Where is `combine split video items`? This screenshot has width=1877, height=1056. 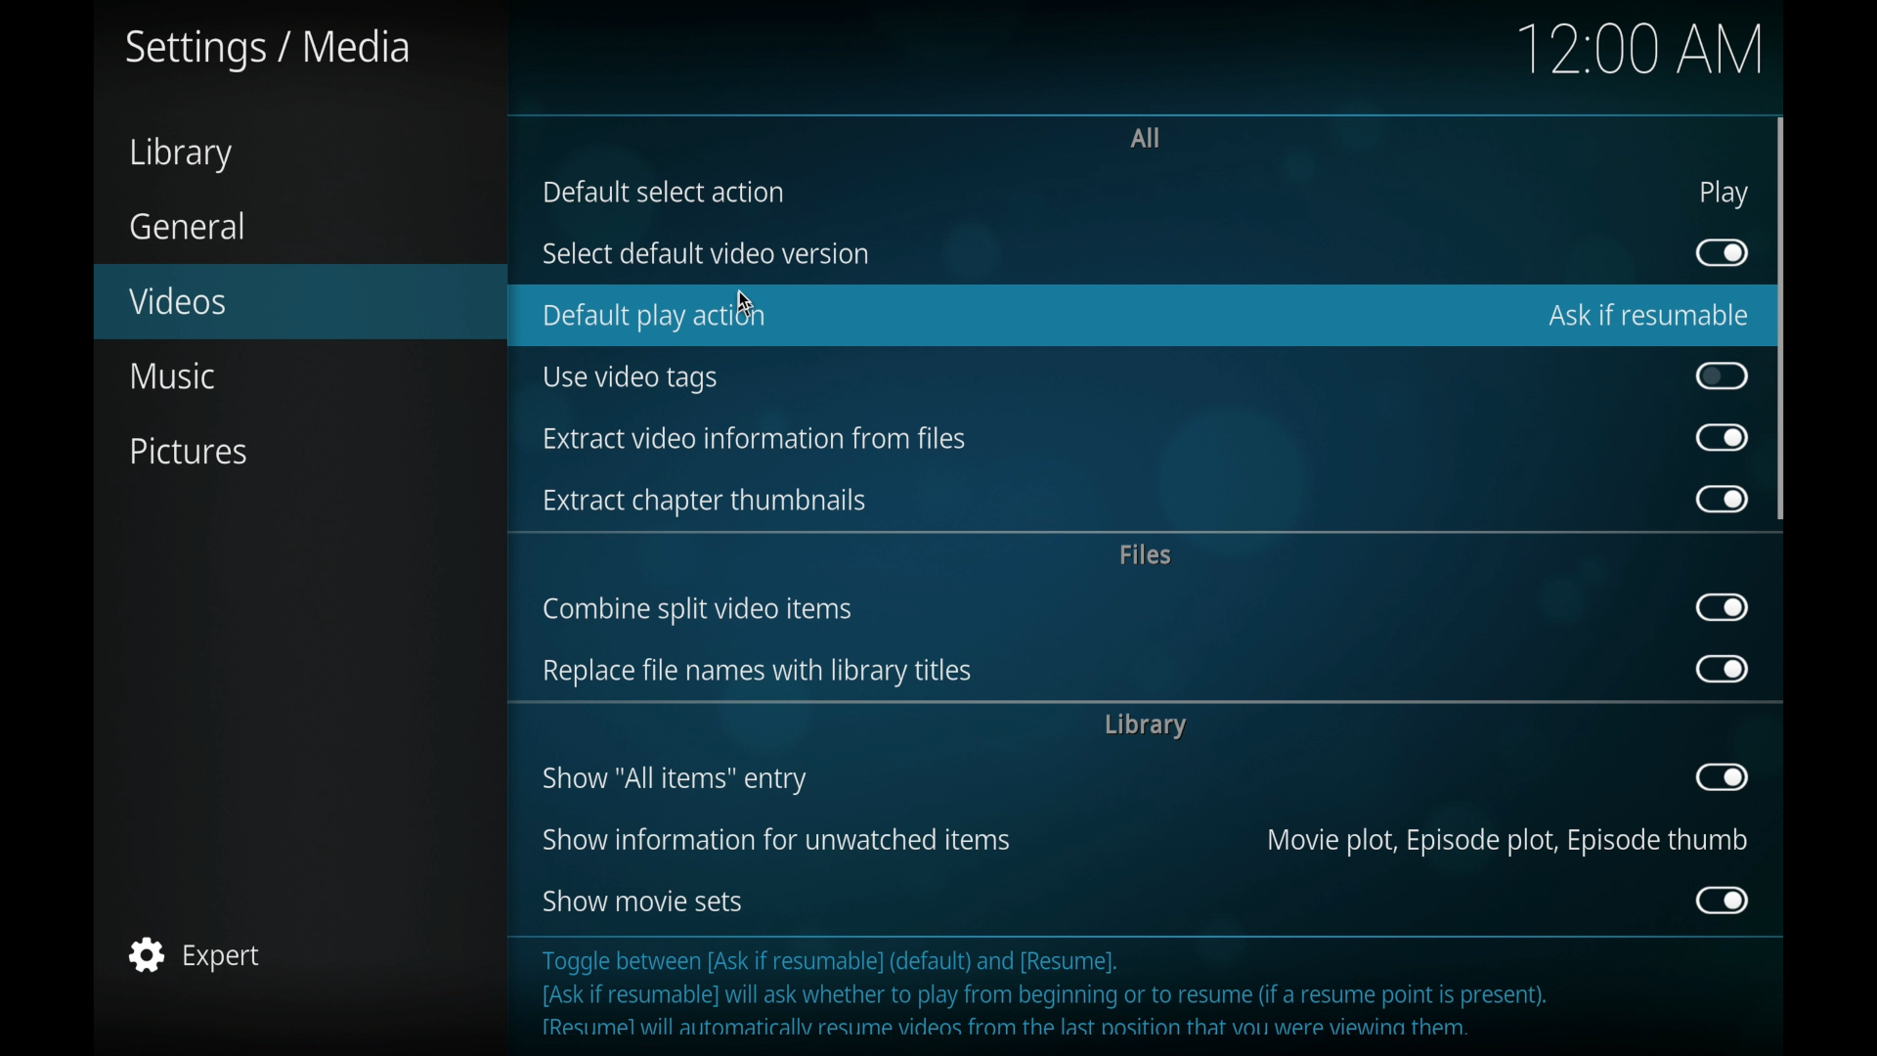
combine split video items is located at coordinates (698, 610).